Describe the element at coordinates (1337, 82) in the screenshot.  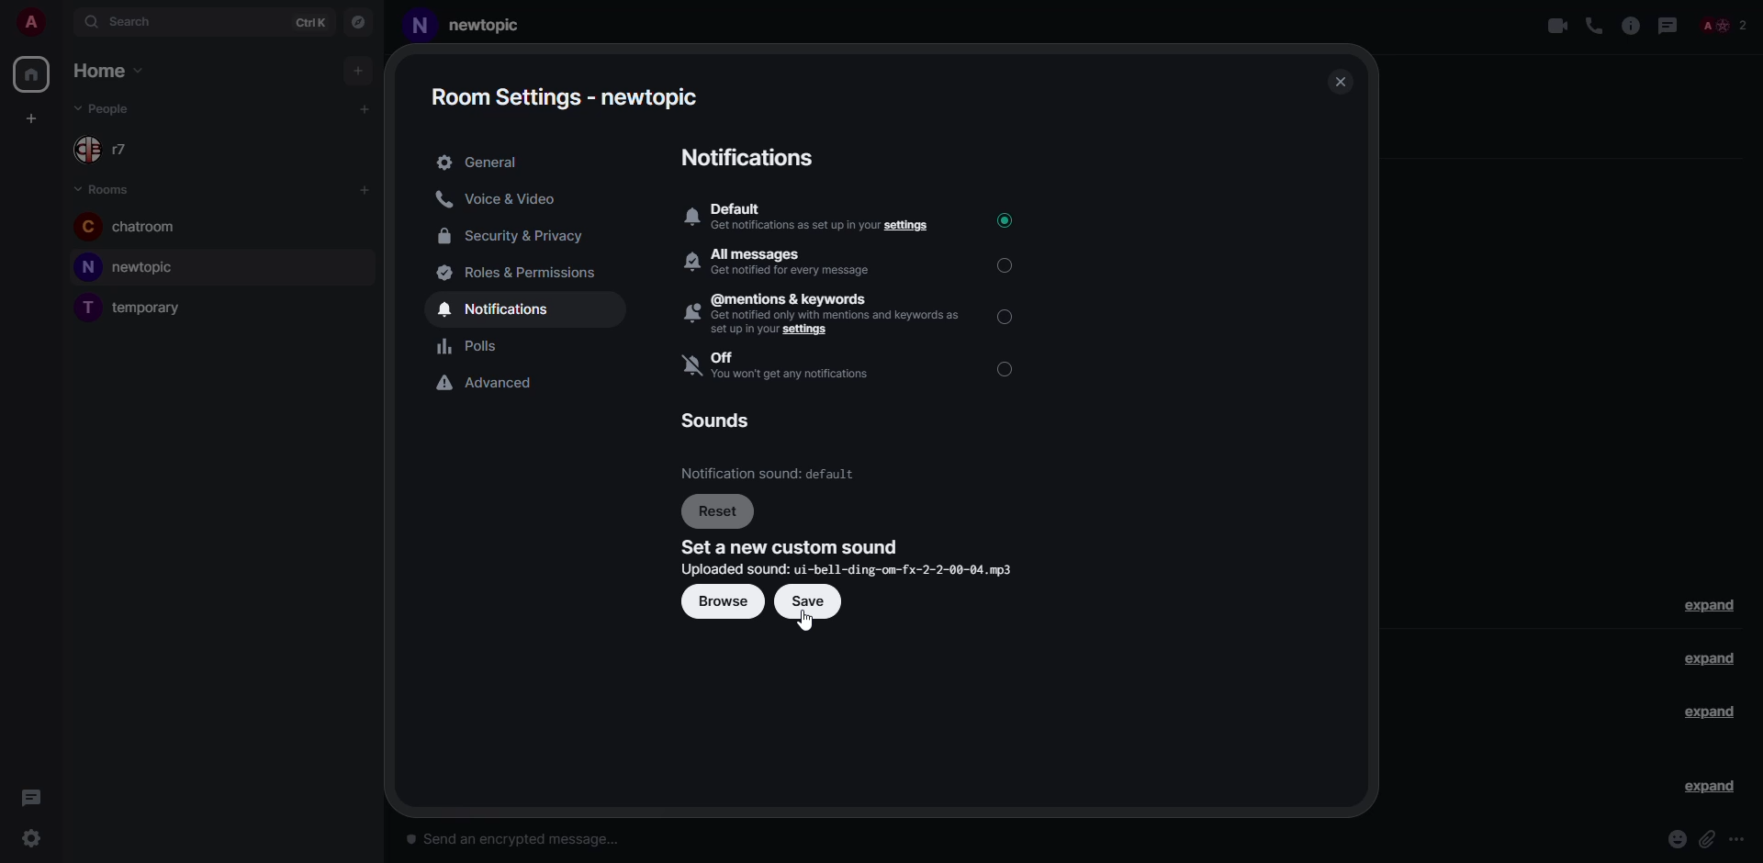
I see `close` at that location.